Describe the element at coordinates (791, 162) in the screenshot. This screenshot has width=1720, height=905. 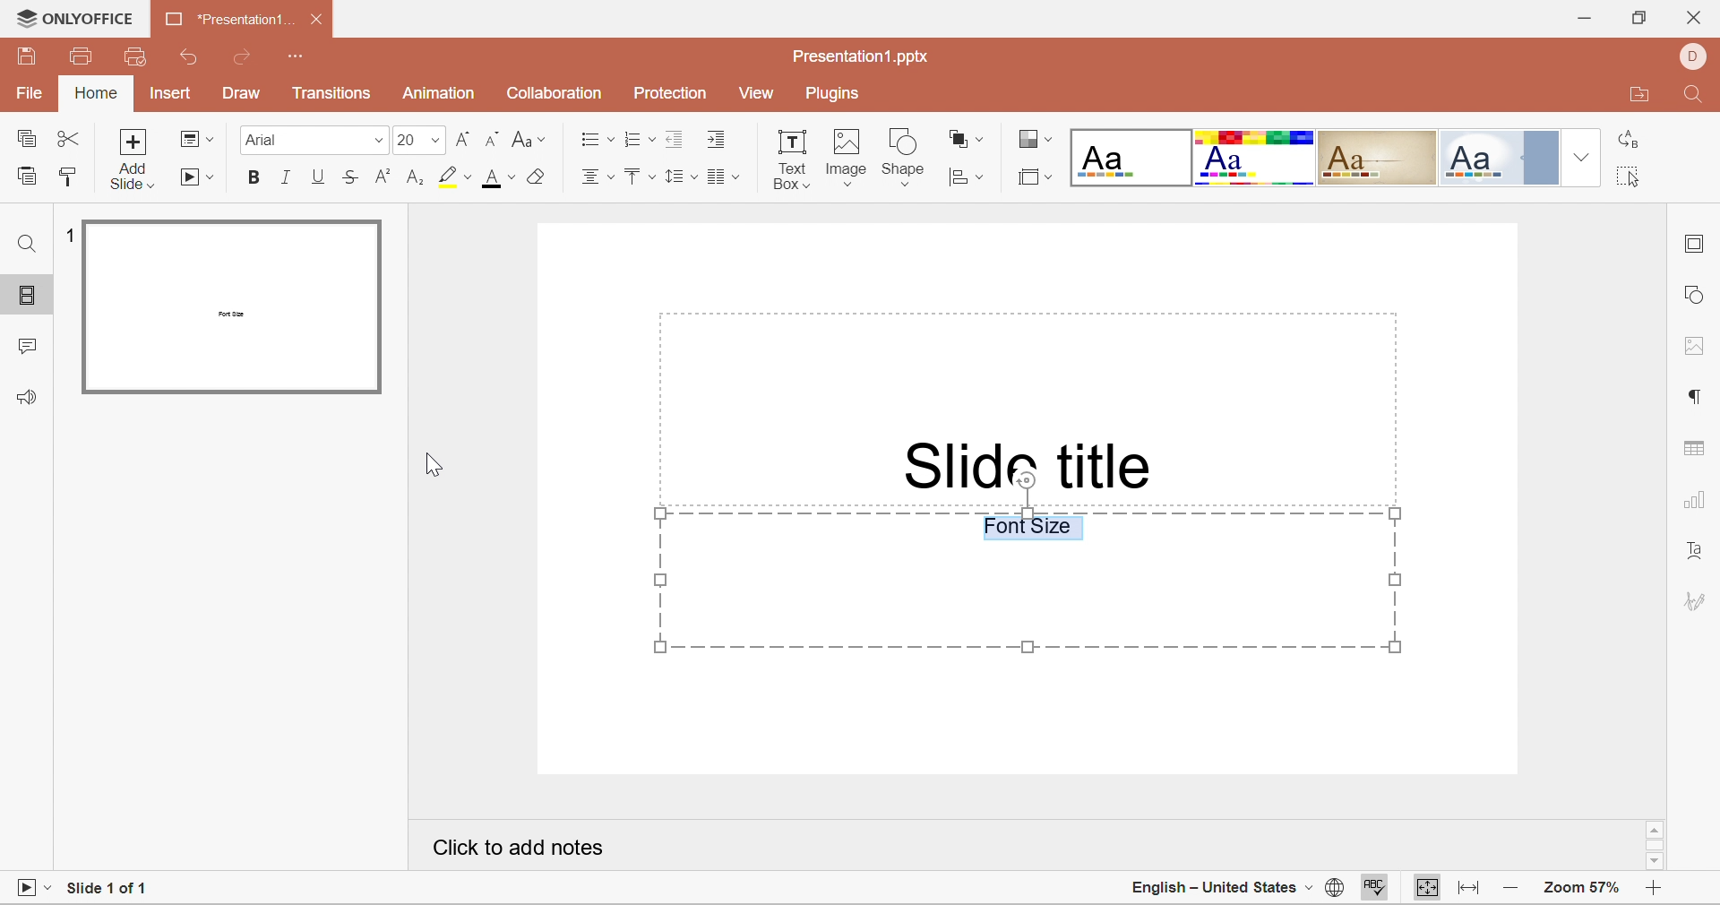
I see `Text Box` at that location.